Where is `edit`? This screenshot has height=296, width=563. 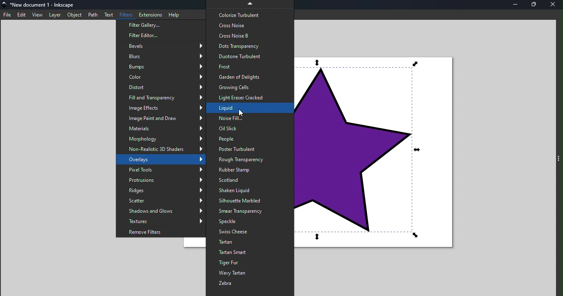
edit is located at coordinates (20, 14).